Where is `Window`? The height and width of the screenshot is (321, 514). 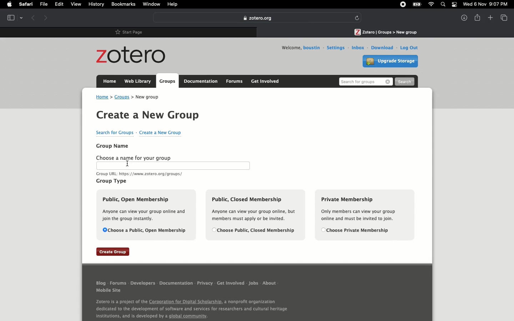
Window is located at coordinates (151, 4).